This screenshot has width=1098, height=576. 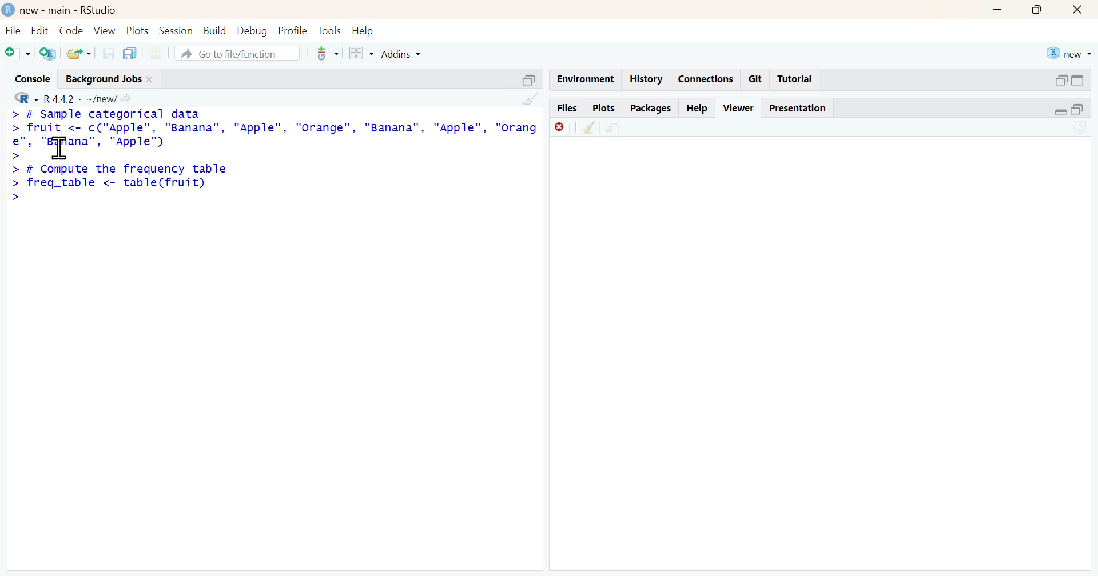 What do you see at coordinates (1080, 82) in the screenshot?
I see `collapse` at bounding box center [1080, 82].